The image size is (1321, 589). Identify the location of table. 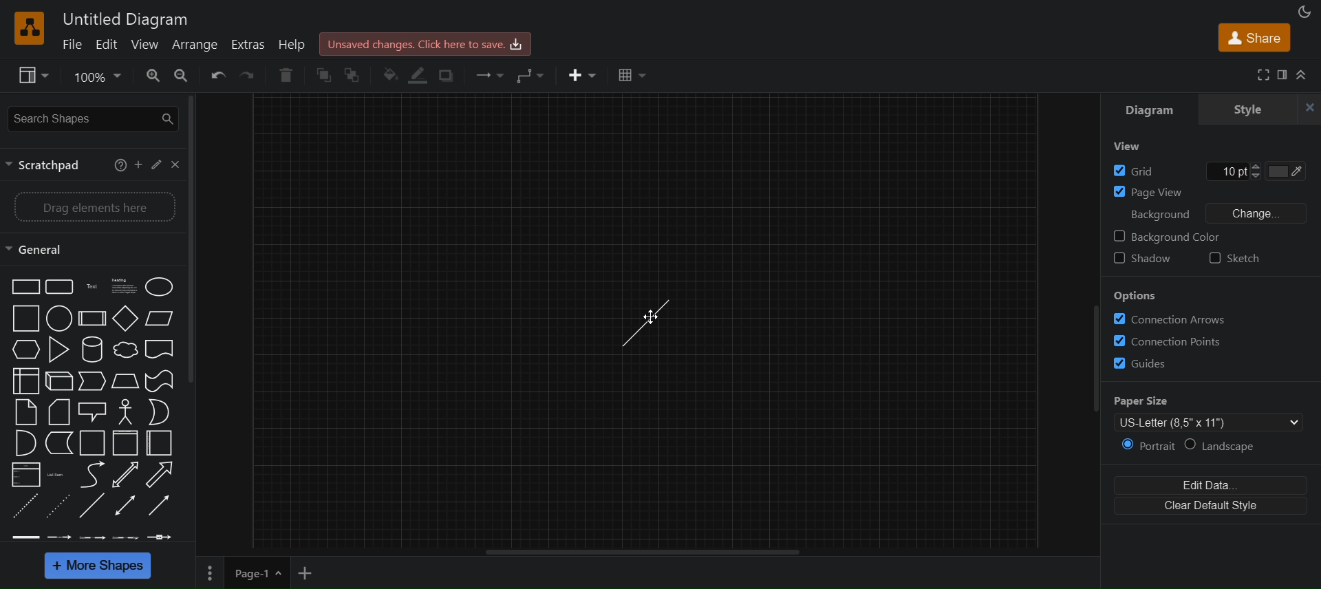
(636, 76).